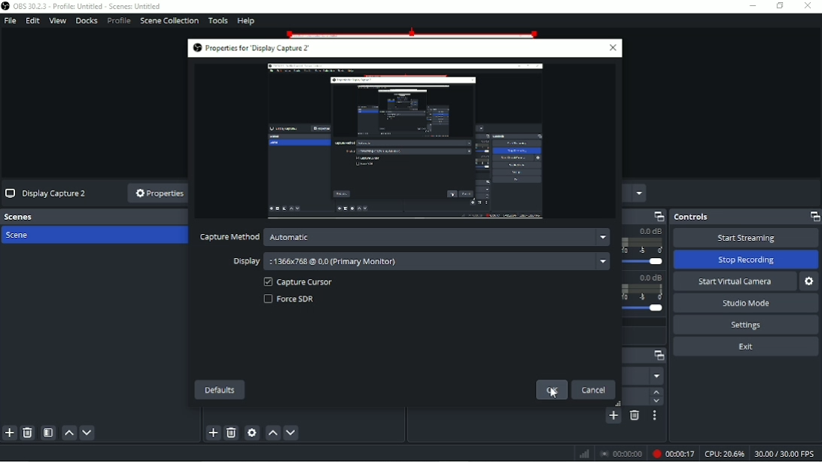  What do you see at coordinates (745, 324) in the screenshot?
I see `Settings` at bounding box center [745, 324].